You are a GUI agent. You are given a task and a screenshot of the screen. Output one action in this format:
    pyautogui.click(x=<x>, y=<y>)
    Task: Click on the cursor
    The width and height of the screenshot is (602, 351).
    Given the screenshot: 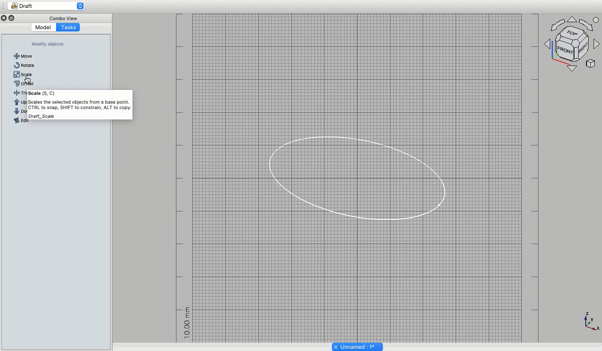 What is the action you would take?
    pyautogui.click(x=28, y=80)
    